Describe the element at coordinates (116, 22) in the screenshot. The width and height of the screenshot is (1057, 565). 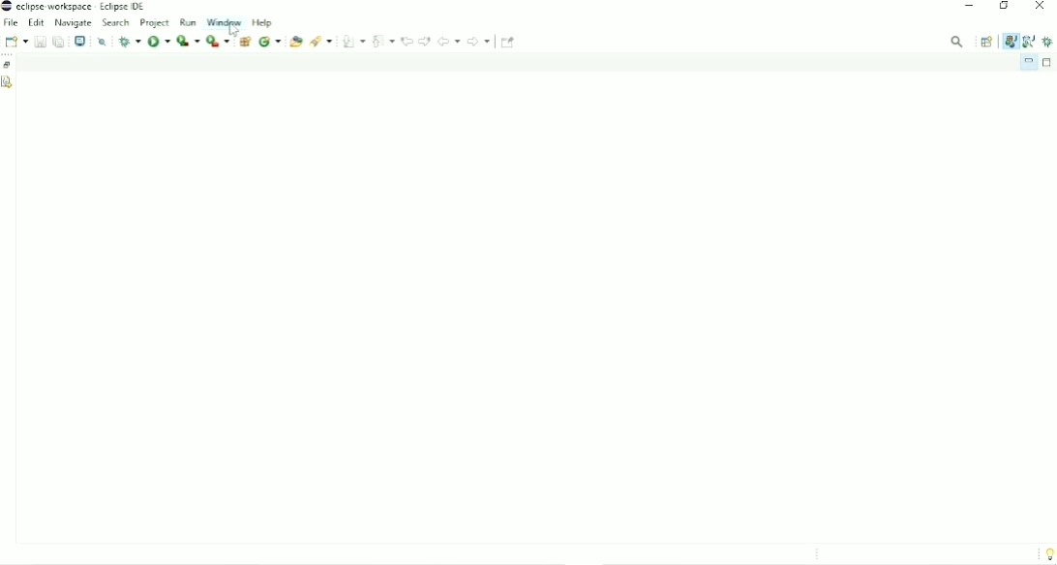
I see `Search` at that location.